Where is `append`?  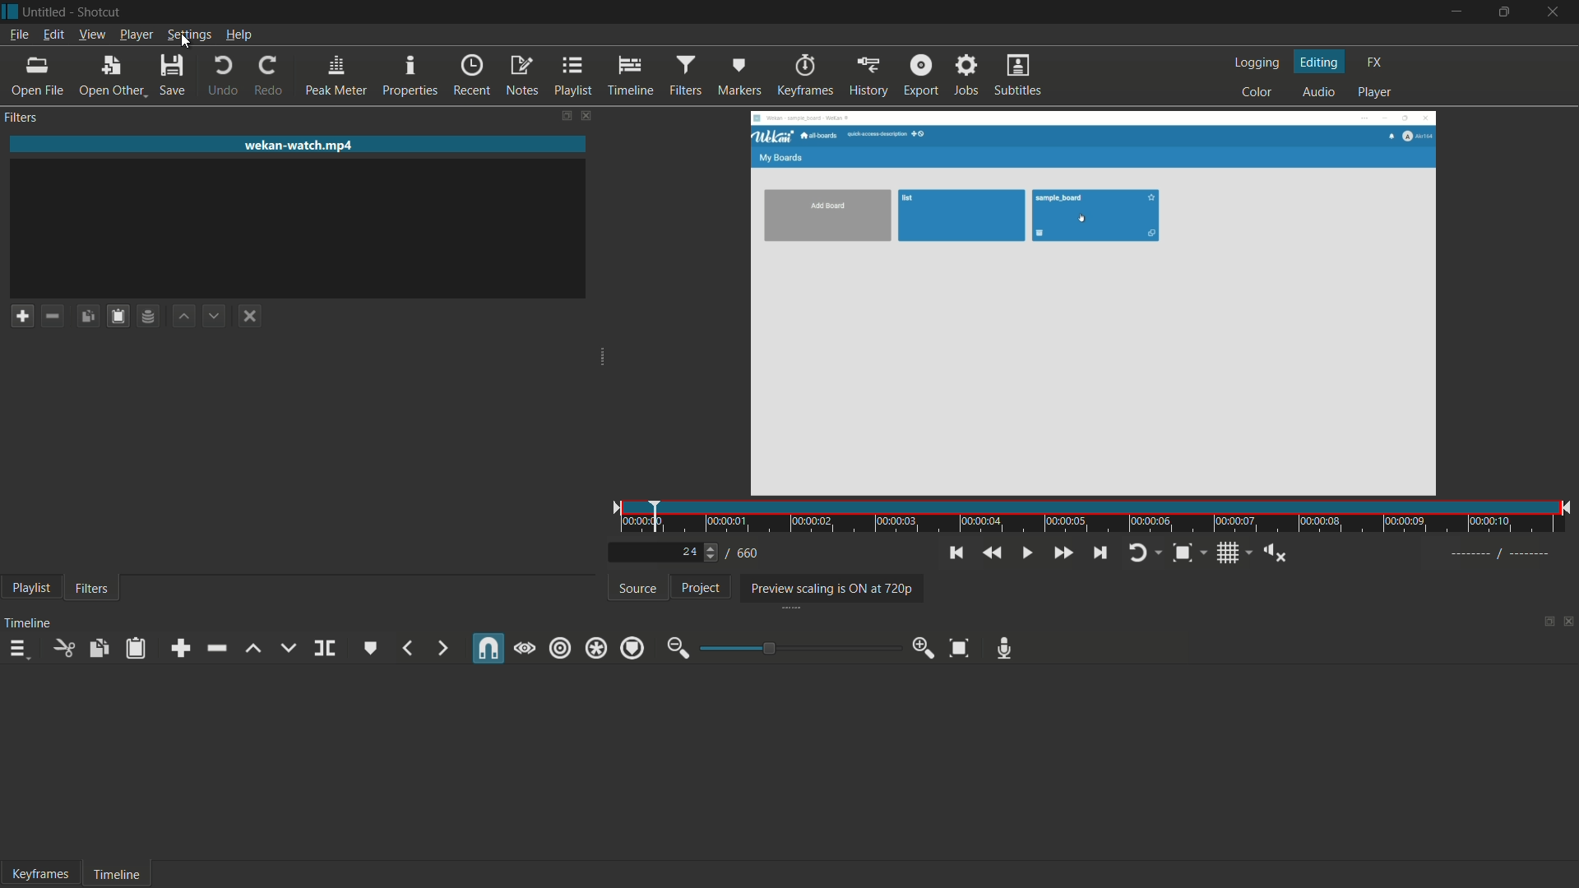 append is located at coordinates (180, 648).